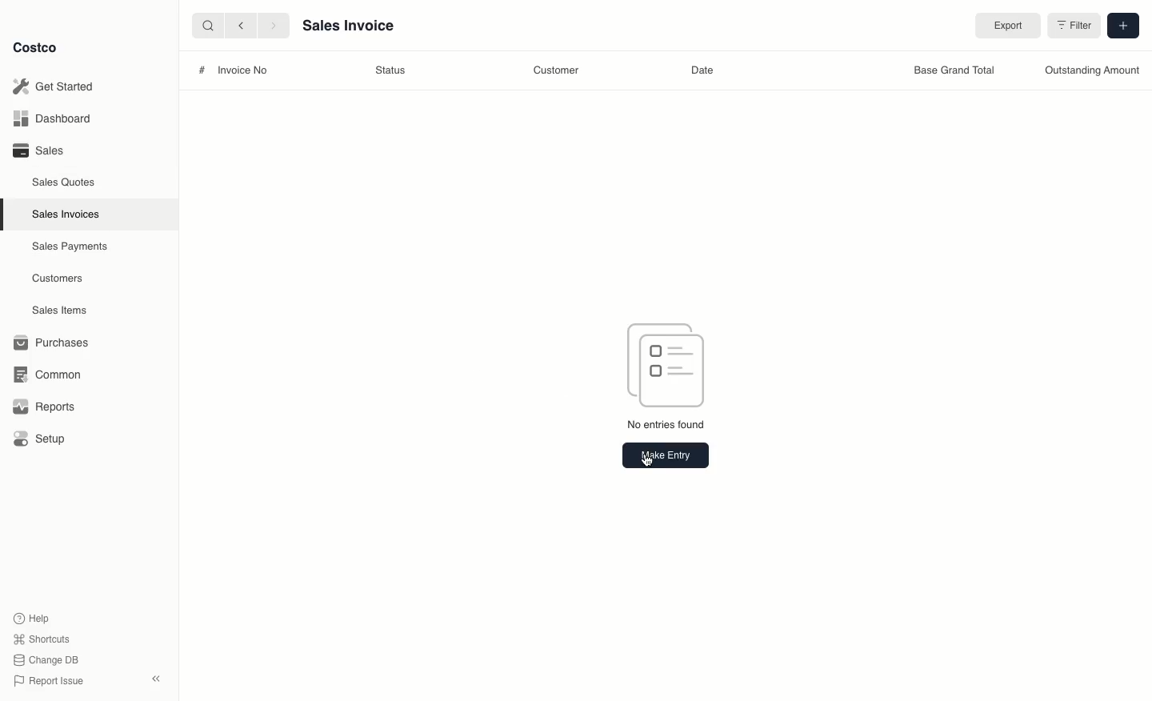 This screenshot has height=701, width=1152. Describe the element at coordinates (665, 424) in the screenshot. I see `No entries found` at that location.